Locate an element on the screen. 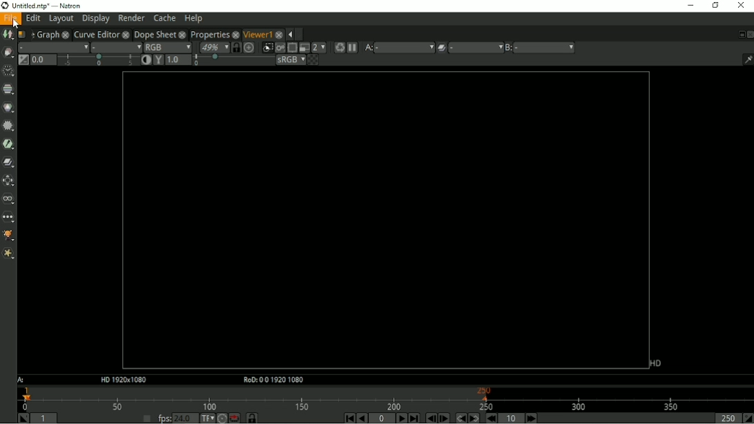 The height and width of the screenshot is (424, 754). Proxy mode is located at coordinates (303, 47).